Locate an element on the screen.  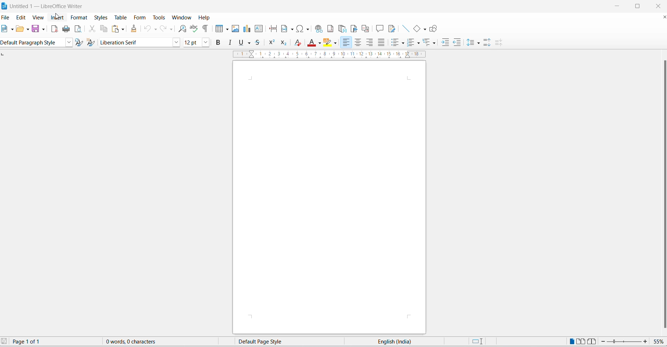
minimize is located at coordinates (619, 6).